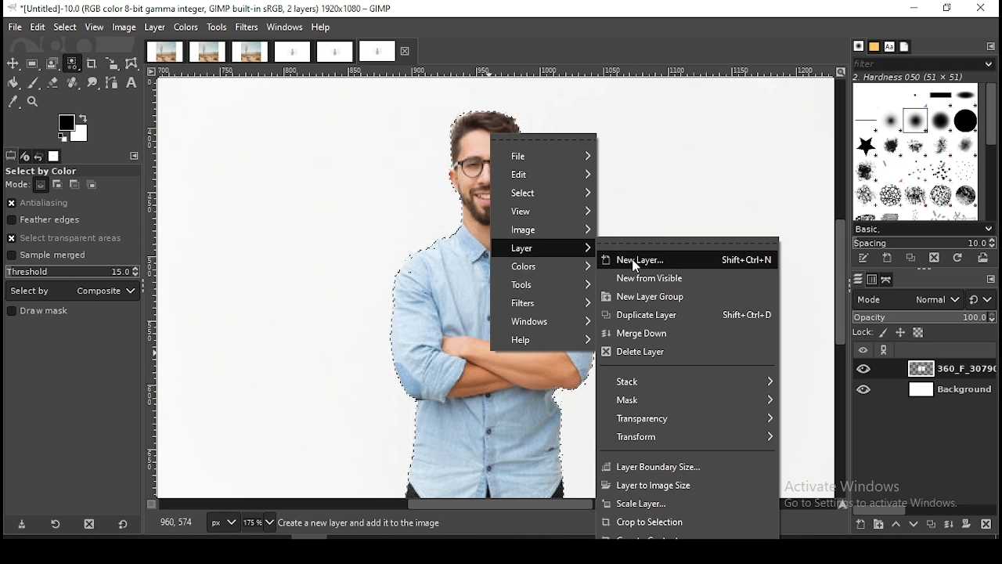  I want to click on colors, so click(543, 266).